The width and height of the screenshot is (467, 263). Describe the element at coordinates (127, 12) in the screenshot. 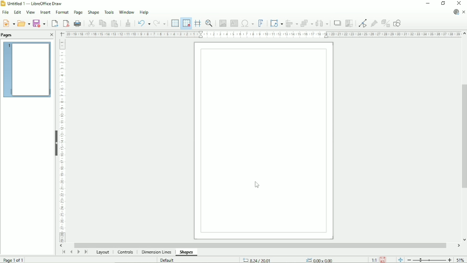

I see `Window` at that location.